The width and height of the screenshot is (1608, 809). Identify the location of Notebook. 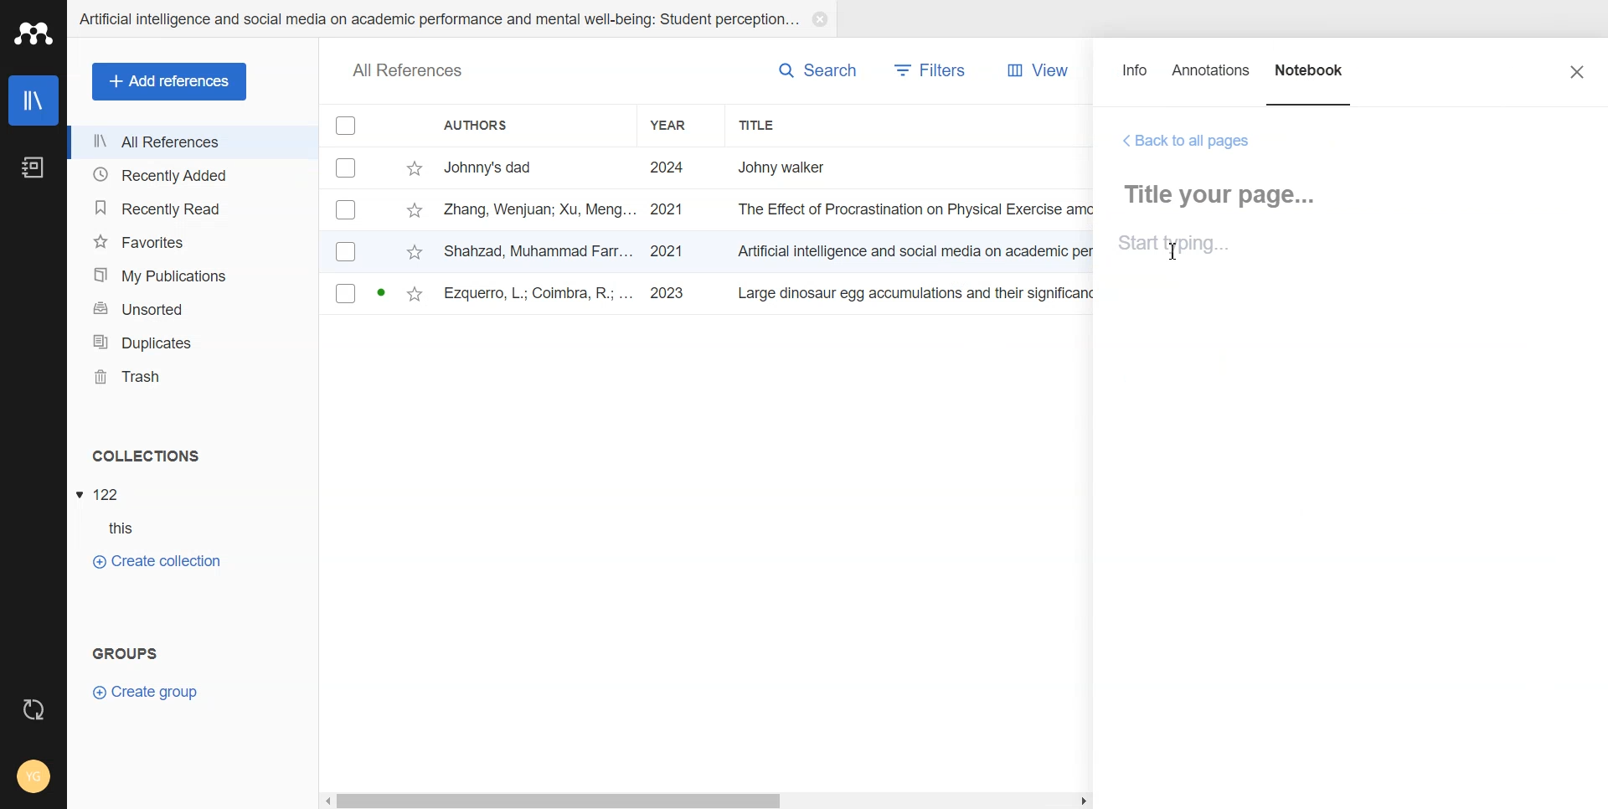
(32, 168).